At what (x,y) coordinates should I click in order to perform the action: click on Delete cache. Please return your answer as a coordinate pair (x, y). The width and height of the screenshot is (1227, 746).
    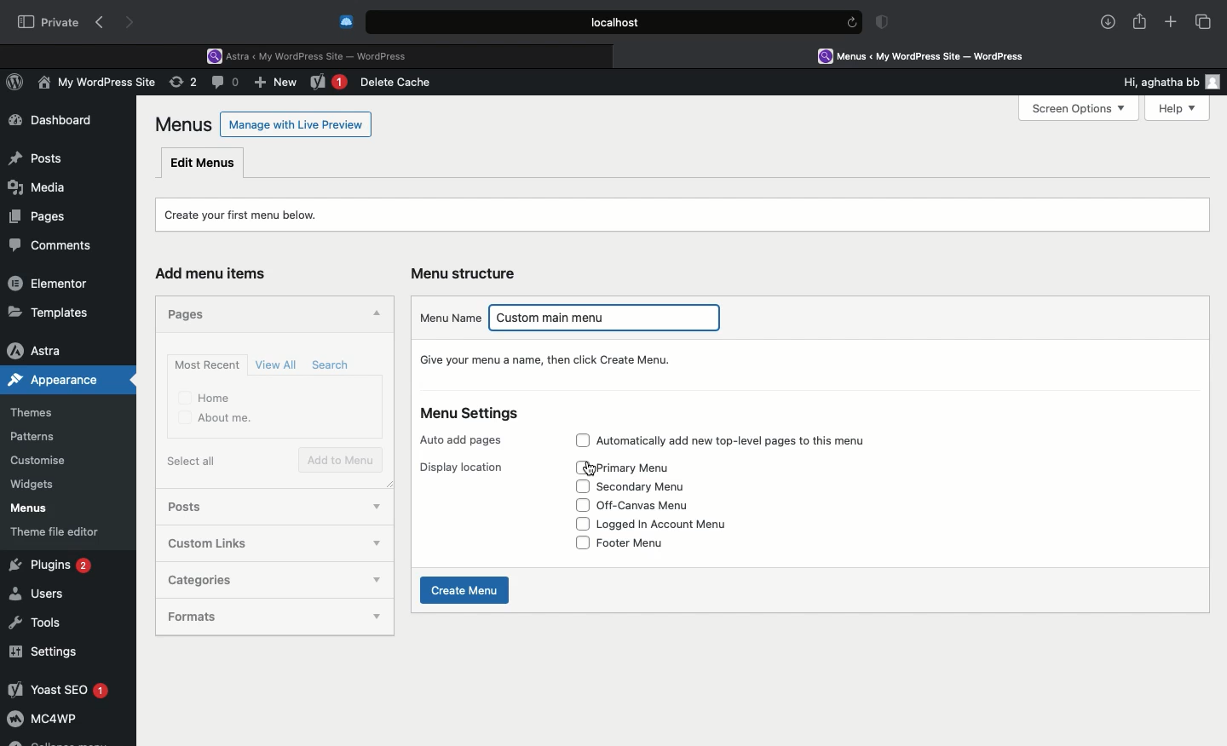
    Looking at the image, I should click on (399, 83).